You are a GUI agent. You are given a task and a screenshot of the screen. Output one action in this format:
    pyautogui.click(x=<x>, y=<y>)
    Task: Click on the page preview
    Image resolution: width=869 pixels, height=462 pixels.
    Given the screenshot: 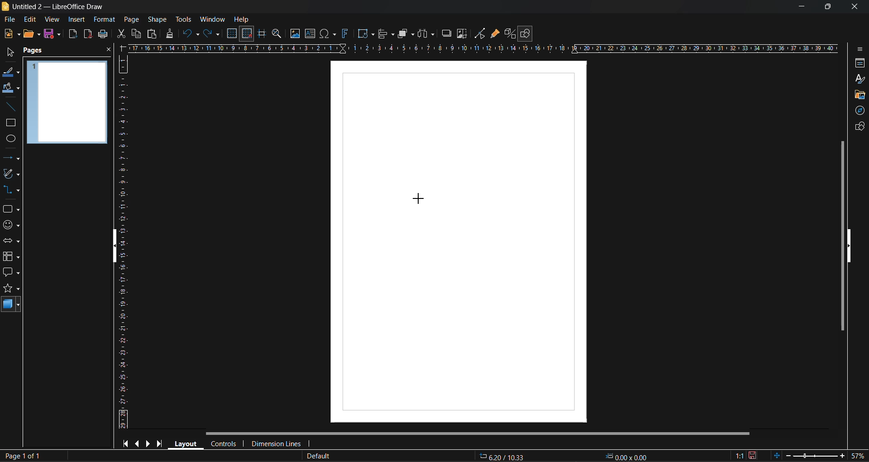 What is the action you would take?
    pyautogui.click(x=69, y=104)
    